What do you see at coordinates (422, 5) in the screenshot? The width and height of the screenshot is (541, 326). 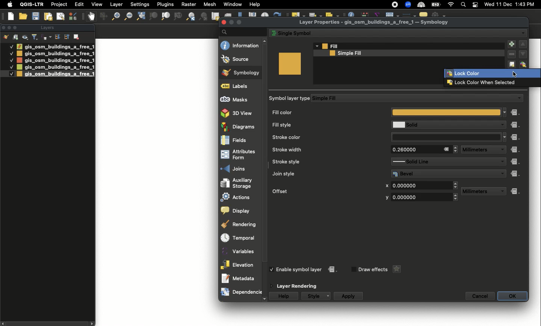 I see `` at bounding box center [422, 5].